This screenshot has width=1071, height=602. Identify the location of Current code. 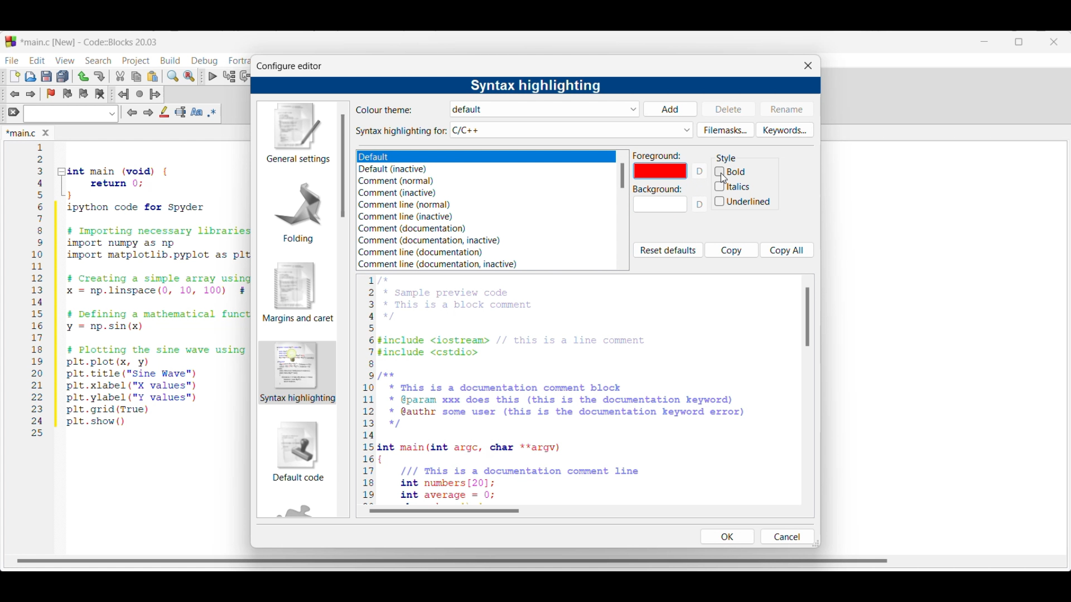
(142, 290).